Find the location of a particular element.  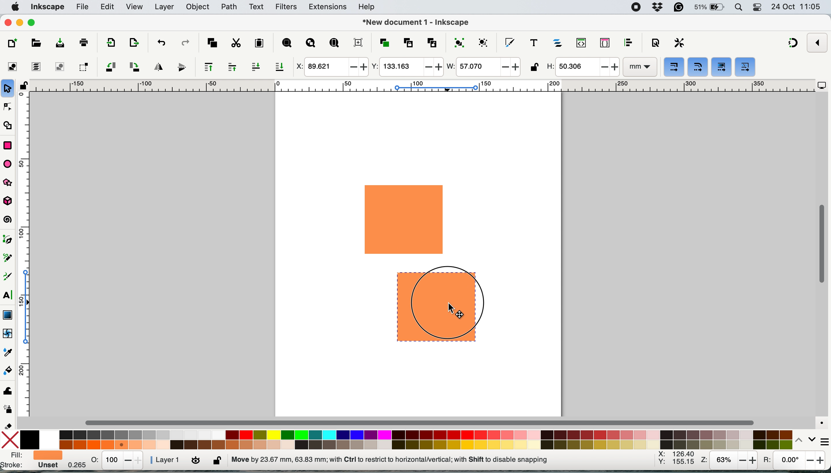

move patterns is located at coordinates (745, 68).